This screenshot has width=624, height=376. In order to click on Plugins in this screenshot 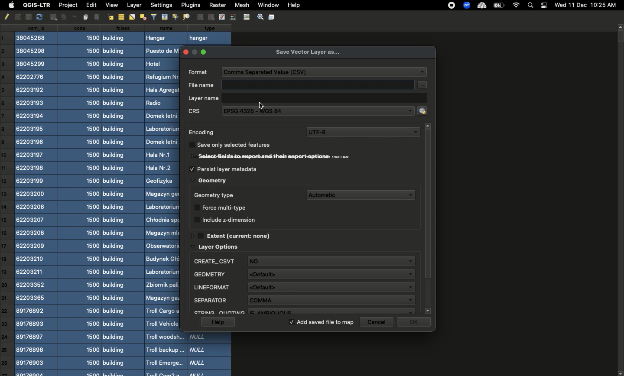, I will do `click(190, 5)`.